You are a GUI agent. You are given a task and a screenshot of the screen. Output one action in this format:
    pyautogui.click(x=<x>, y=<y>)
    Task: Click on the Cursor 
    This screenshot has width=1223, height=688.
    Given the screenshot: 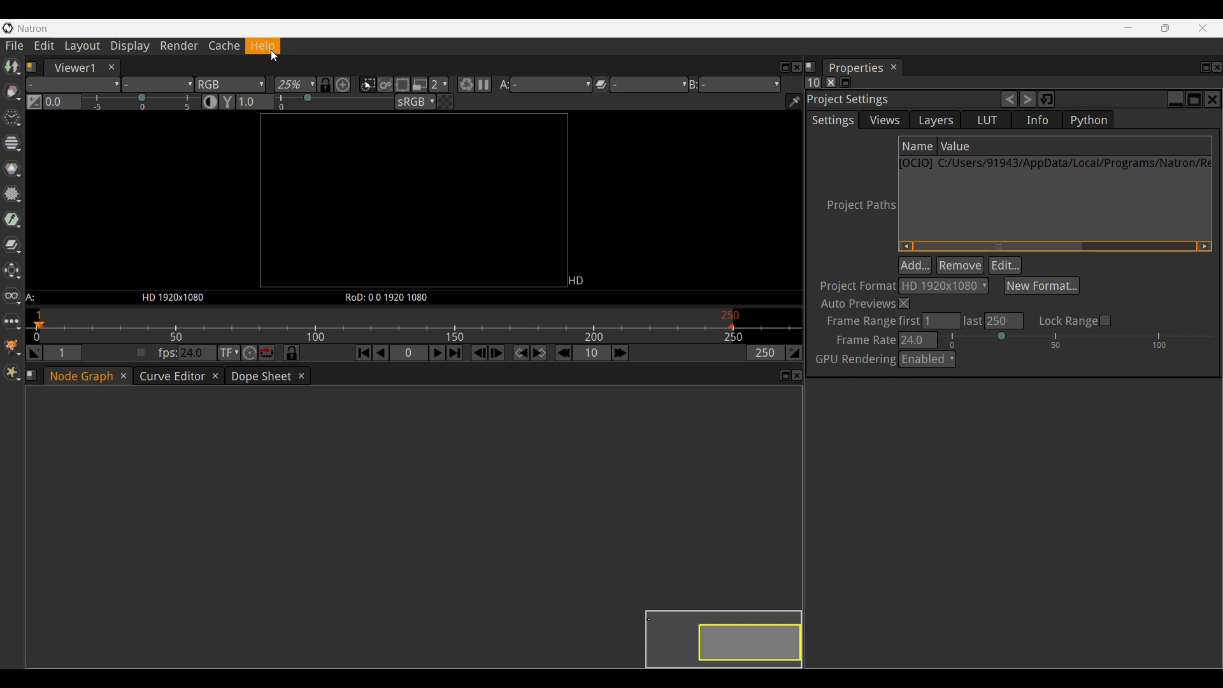 What is the action you would take?
    pyautogui.click(x=274, y=56)
    